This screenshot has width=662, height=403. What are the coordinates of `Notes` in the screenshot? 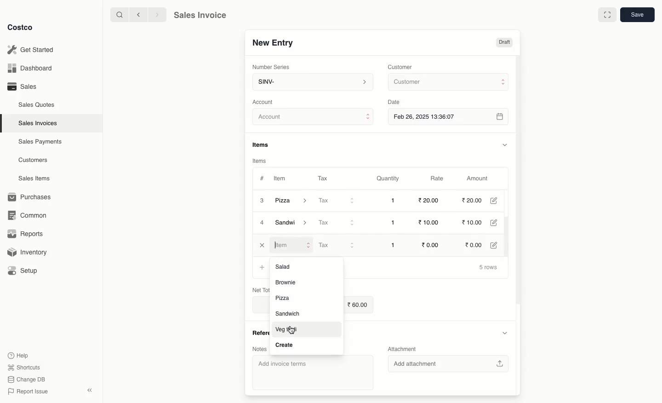 It's located at (259, 348).